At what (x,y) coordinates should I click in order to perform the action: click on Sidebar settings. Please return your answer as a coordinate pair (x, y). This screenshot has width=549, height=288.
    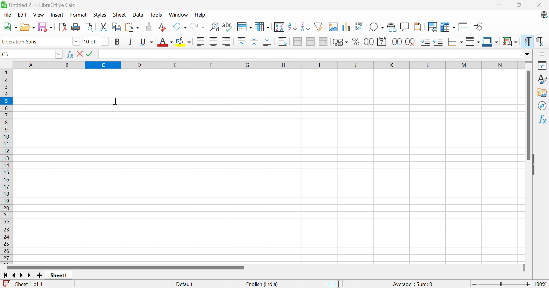
    Looking at the image, I should click on (543, 54).